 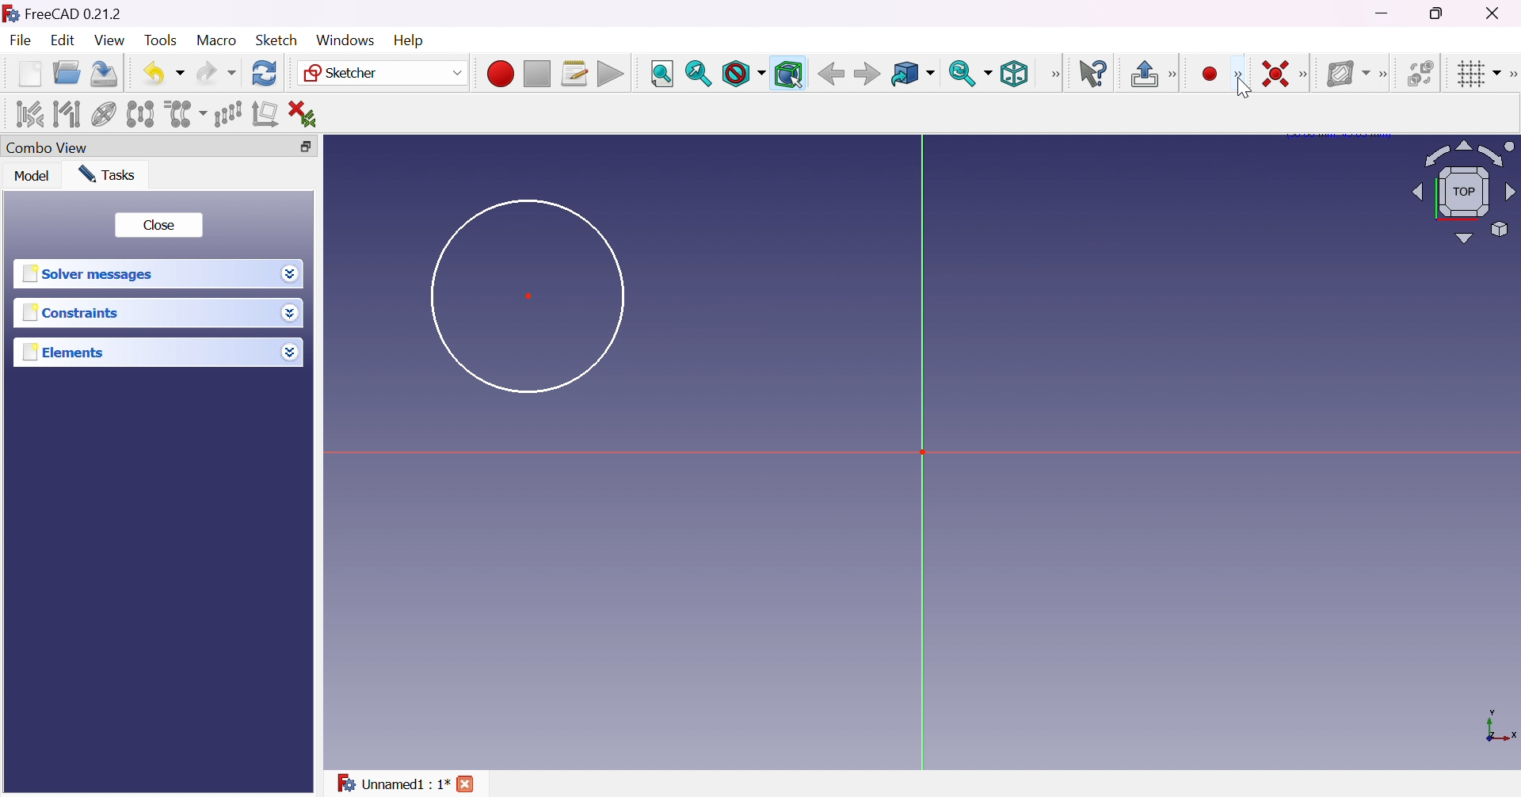 I want to click on close, so click(x=468, y=784).